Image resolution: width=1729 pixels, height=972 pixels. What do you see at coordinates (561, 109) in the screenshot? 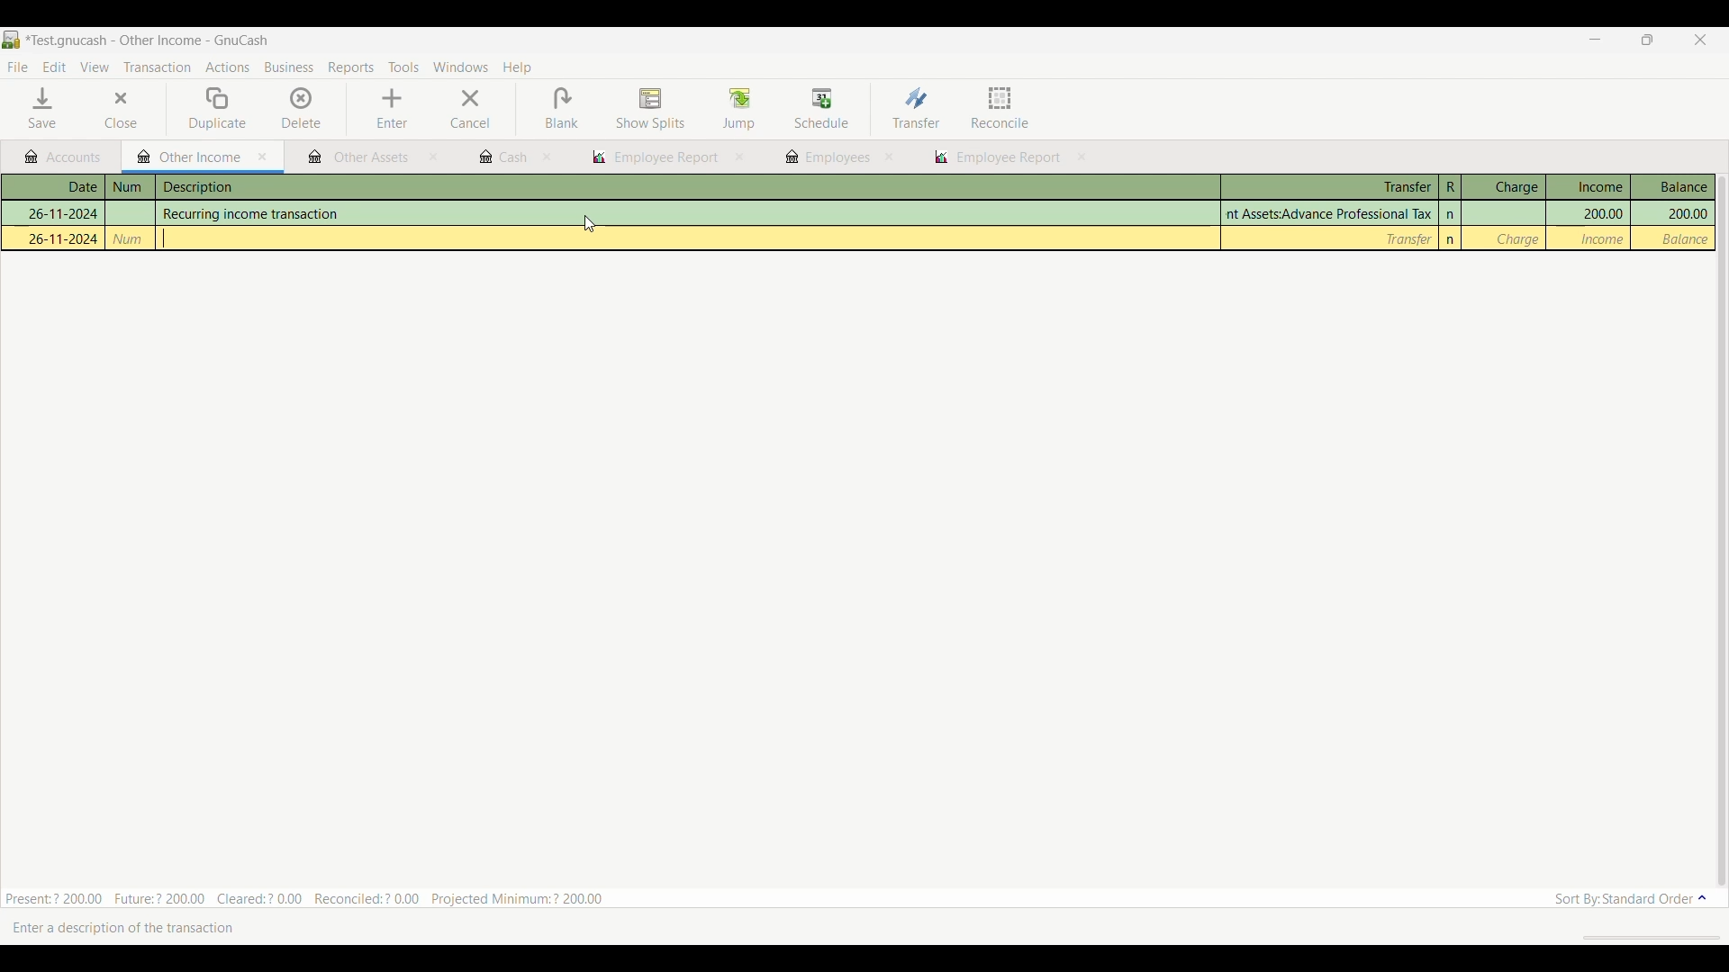
I see `Blank` at bounding box center [561, 109].